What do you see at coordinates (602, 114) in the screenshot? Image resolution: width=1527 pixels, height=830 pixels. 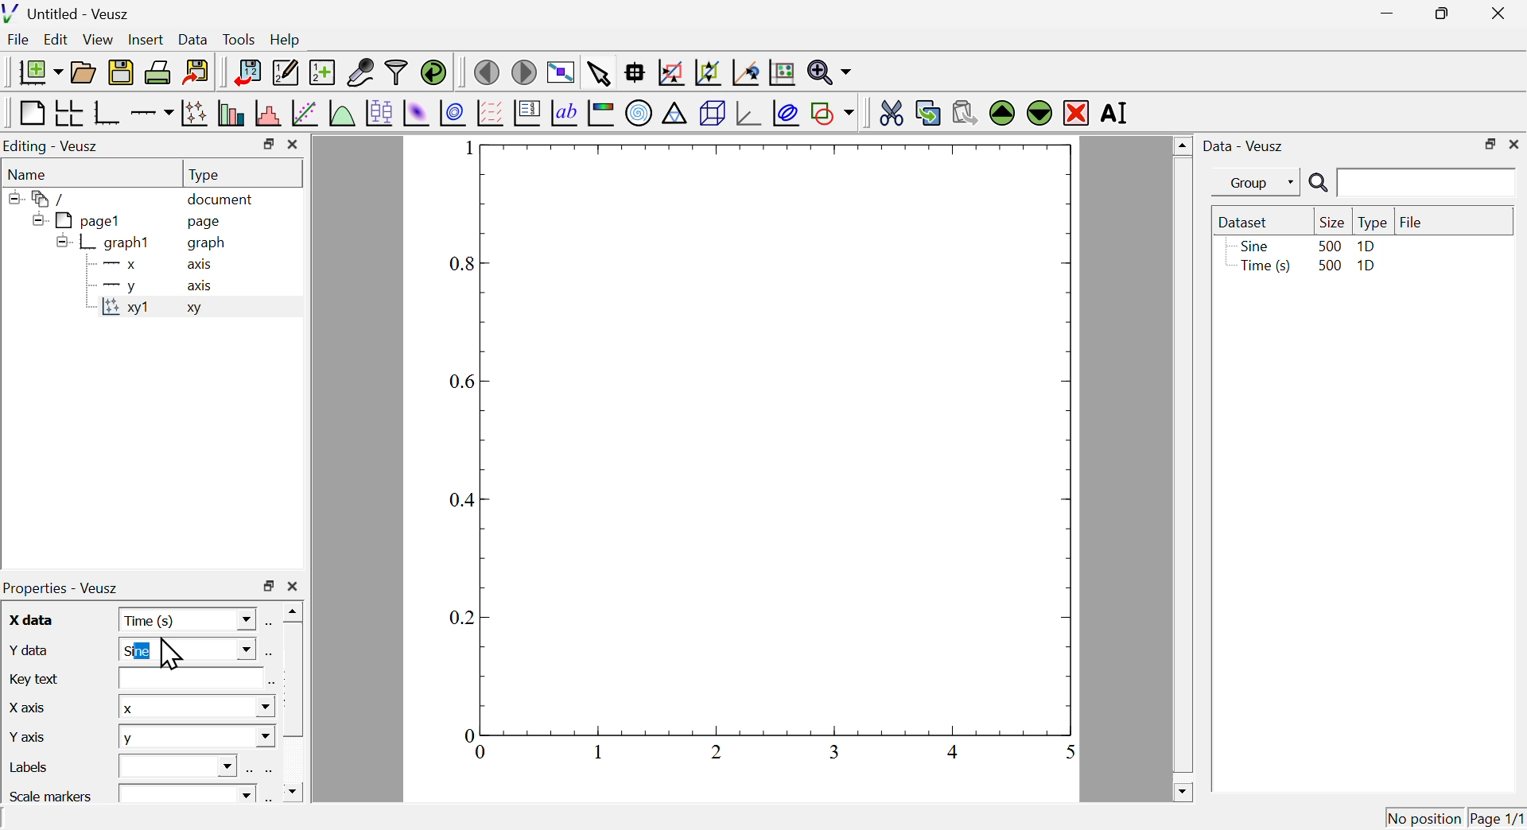 I see `image color bar` at bounding box center [602, 114].